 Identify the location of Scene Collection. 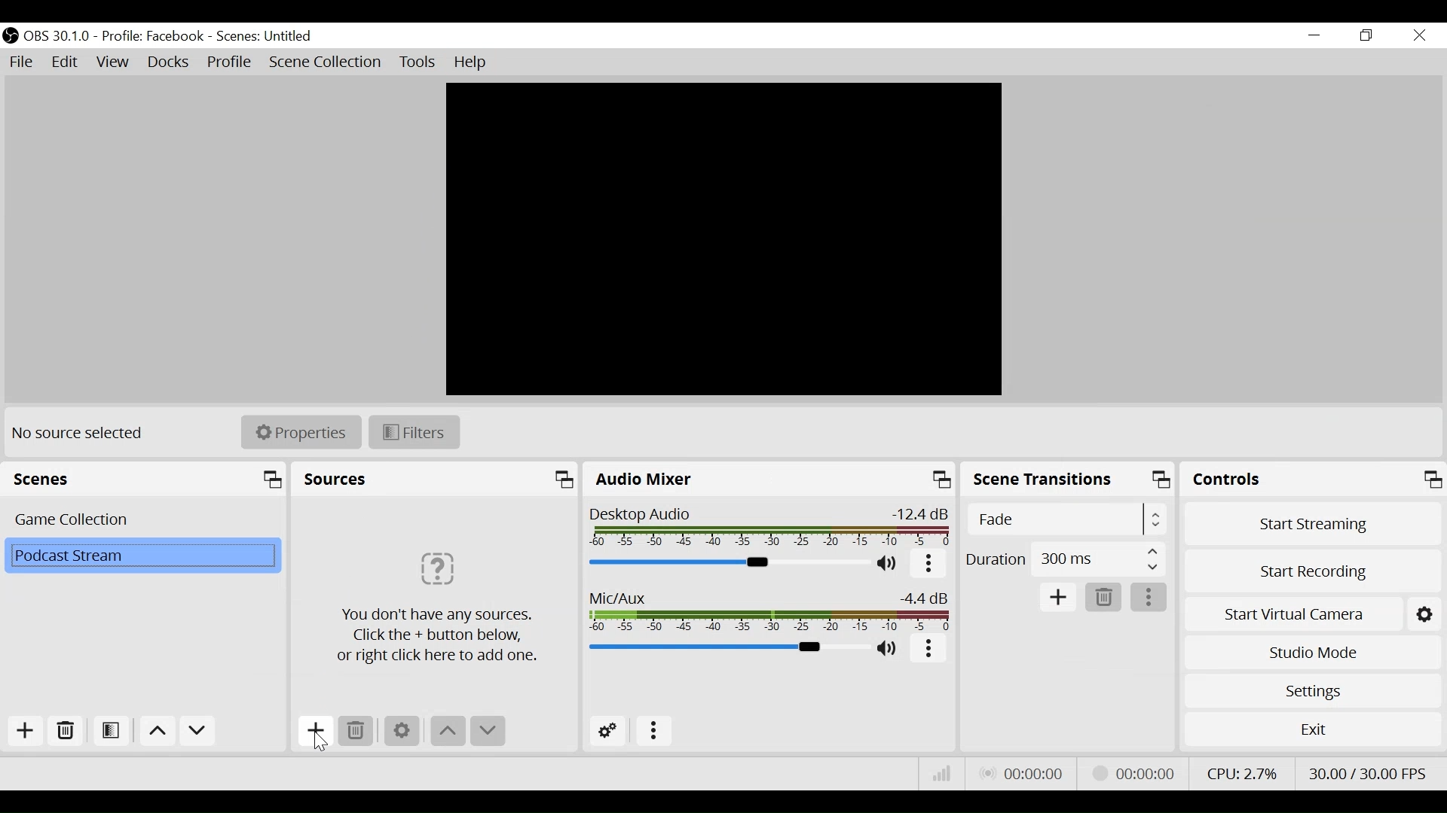
(325, 62).